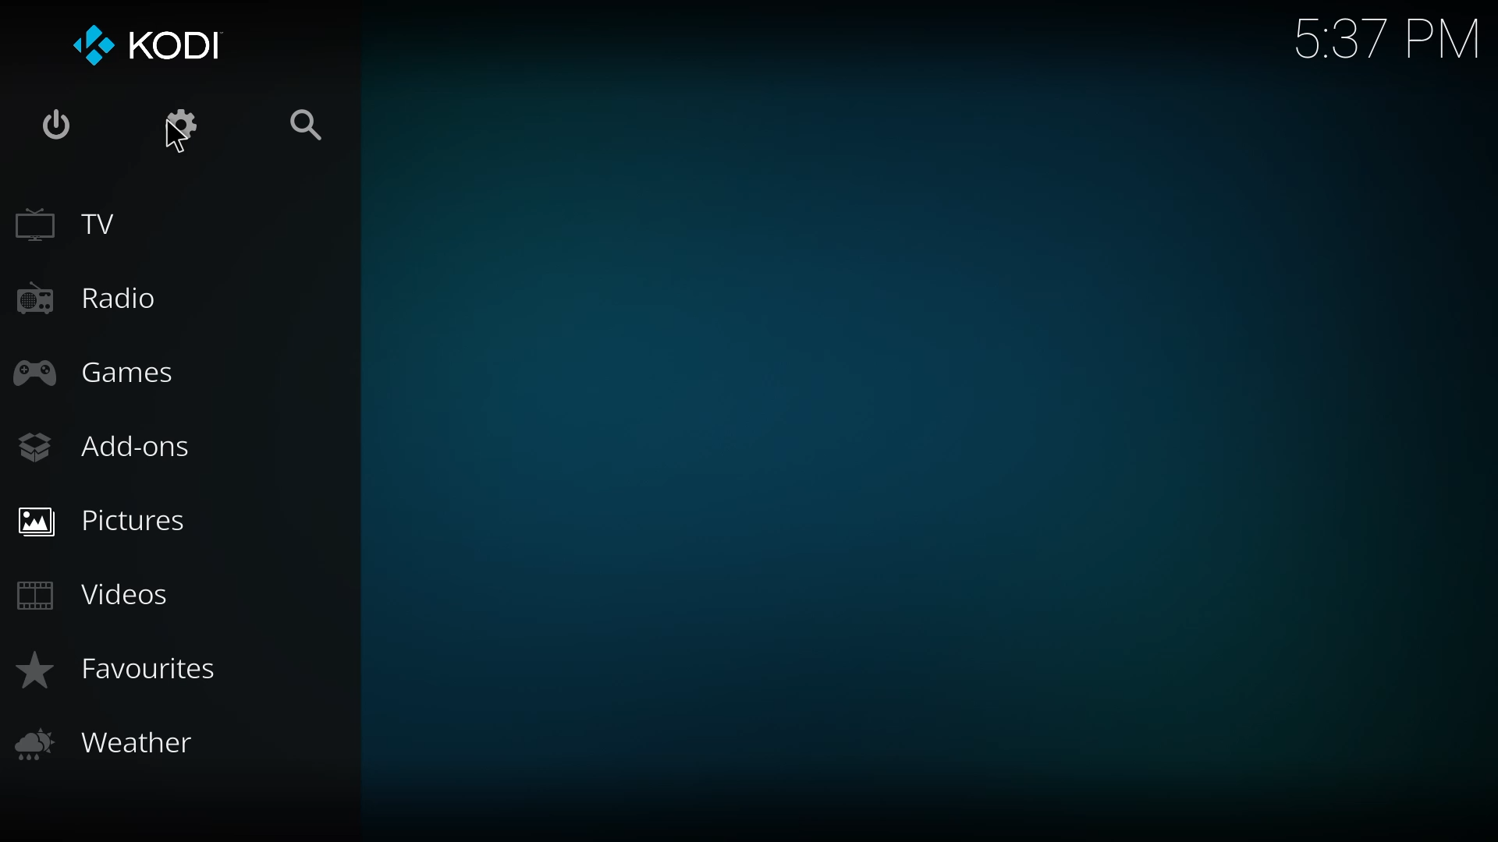 The height and width of the screenshot is (842, 1498). I want to click on radio, so click(97, 300).